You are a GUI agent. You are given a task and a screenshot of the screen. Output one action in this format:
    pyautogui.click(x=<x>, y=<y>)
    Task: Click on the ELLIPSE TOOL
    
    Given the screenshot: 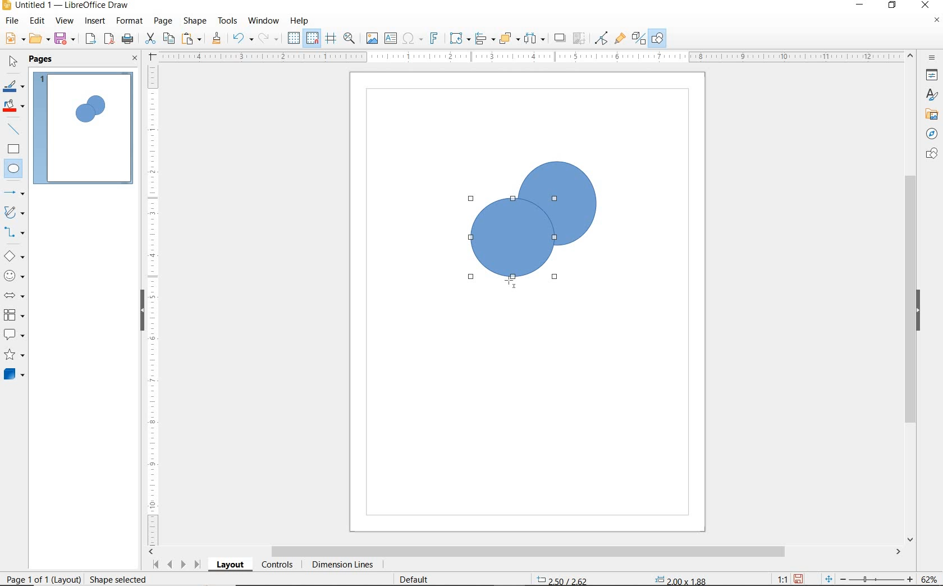 What is the action you would take?
    pyautogui.click(x=520, y=249)
    